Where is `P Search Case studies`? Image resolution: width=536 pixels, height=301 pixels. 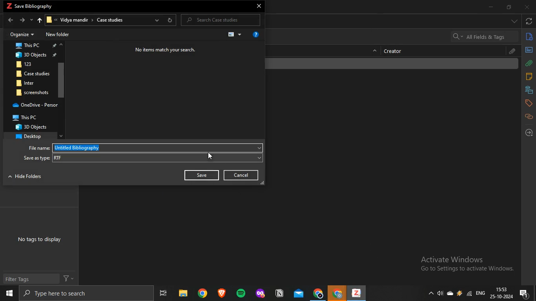
P Search Case studies is located at coordinates (222, 20).